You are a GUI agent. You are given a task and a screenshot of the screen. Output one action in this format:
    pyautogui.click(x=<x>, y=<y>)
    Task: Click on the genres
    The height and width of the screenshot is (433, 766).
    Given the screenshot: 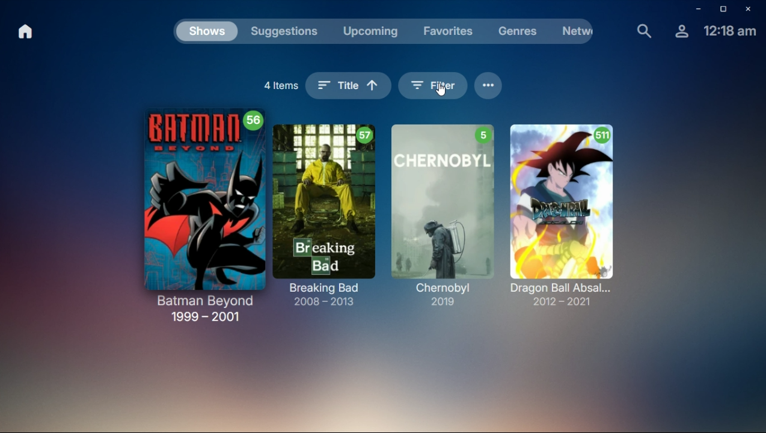 What is the action you would take?
    pyautogui.click(x=521, y=31)
    